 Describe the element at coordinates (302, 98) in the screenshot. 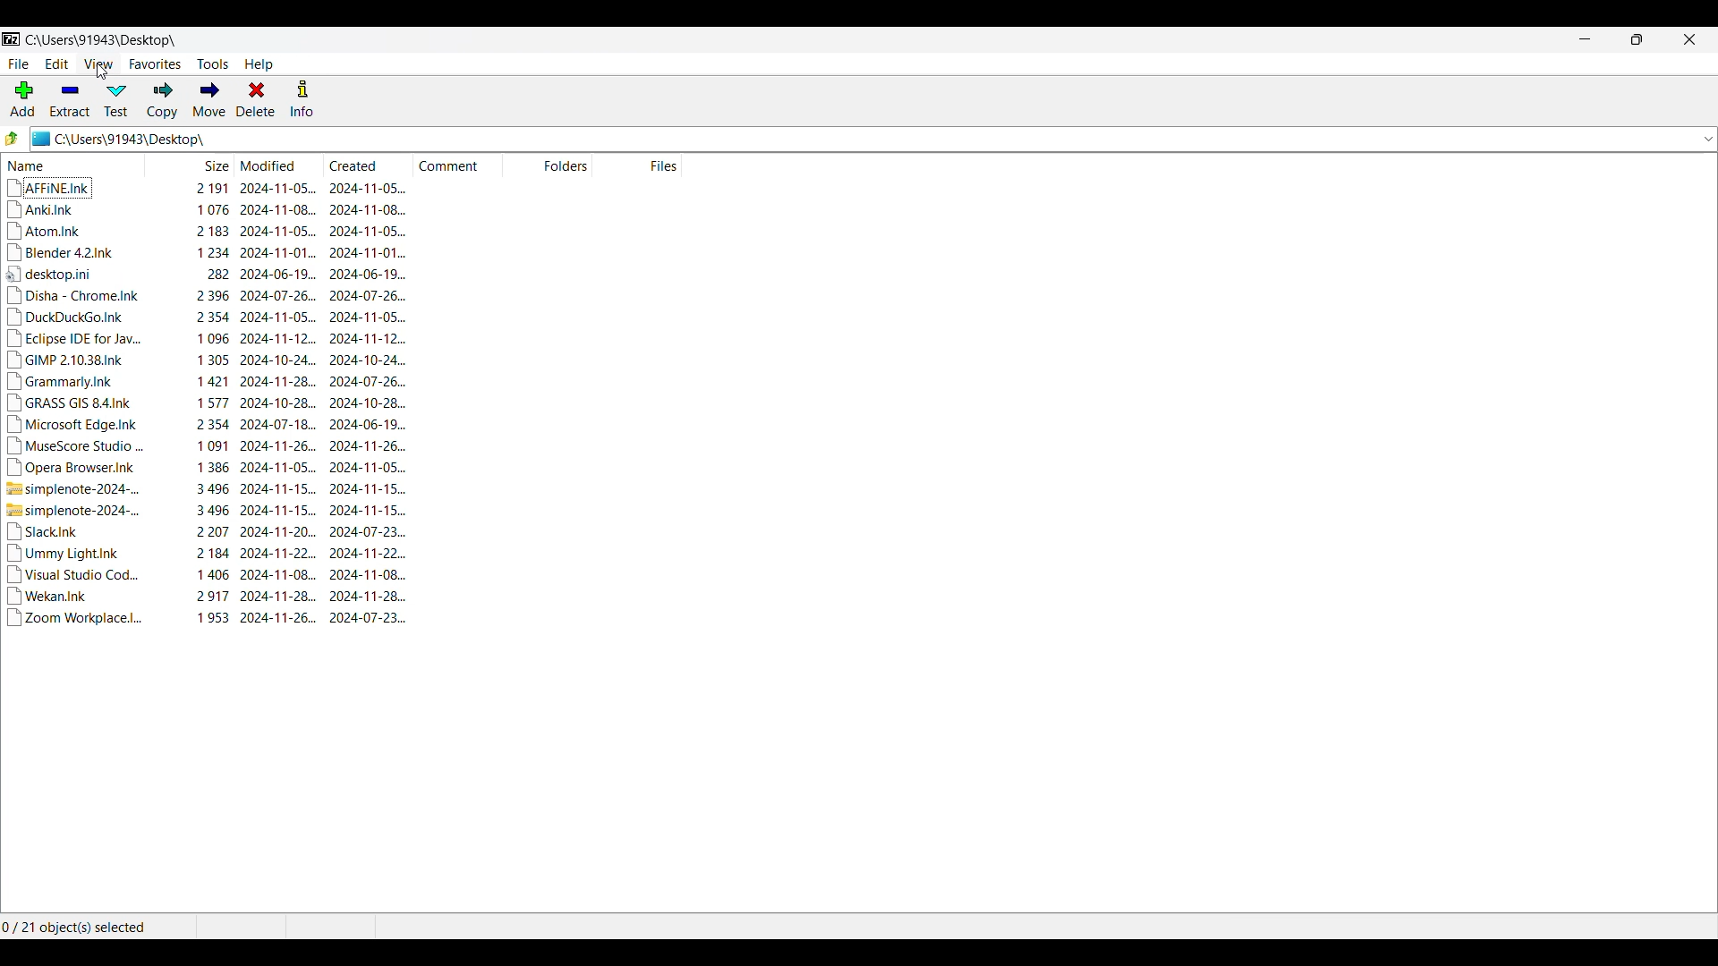

I see `Info` at that location.